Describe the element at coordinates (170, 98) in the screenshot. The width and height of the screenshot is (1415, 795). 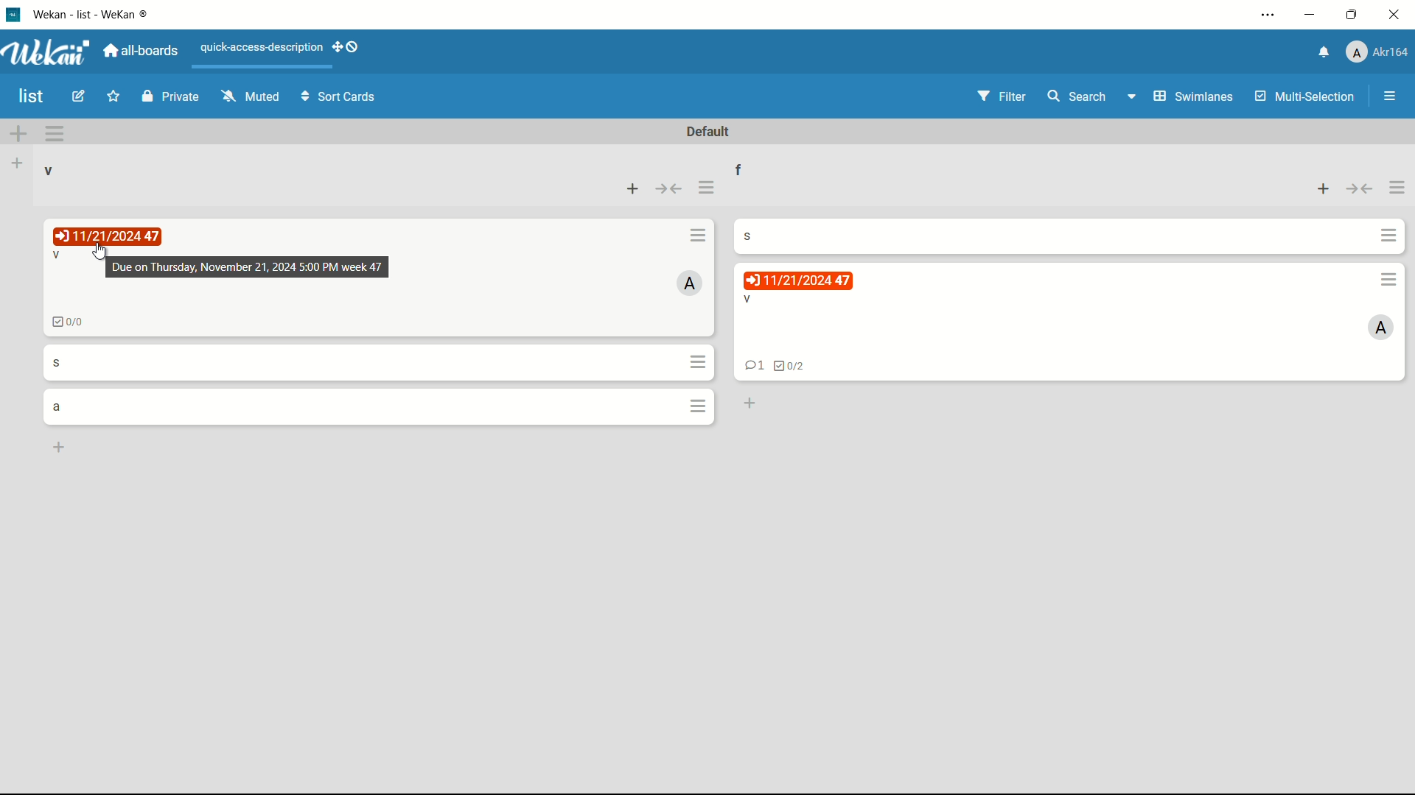
I see `private` at that location.